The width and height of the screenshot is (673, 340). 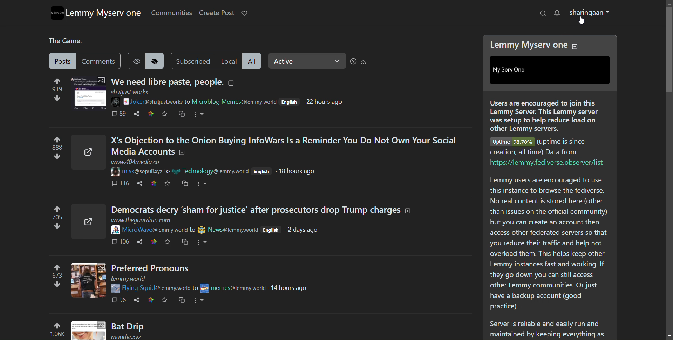 I want to click on 106 comments, so click(x=122, y=242).